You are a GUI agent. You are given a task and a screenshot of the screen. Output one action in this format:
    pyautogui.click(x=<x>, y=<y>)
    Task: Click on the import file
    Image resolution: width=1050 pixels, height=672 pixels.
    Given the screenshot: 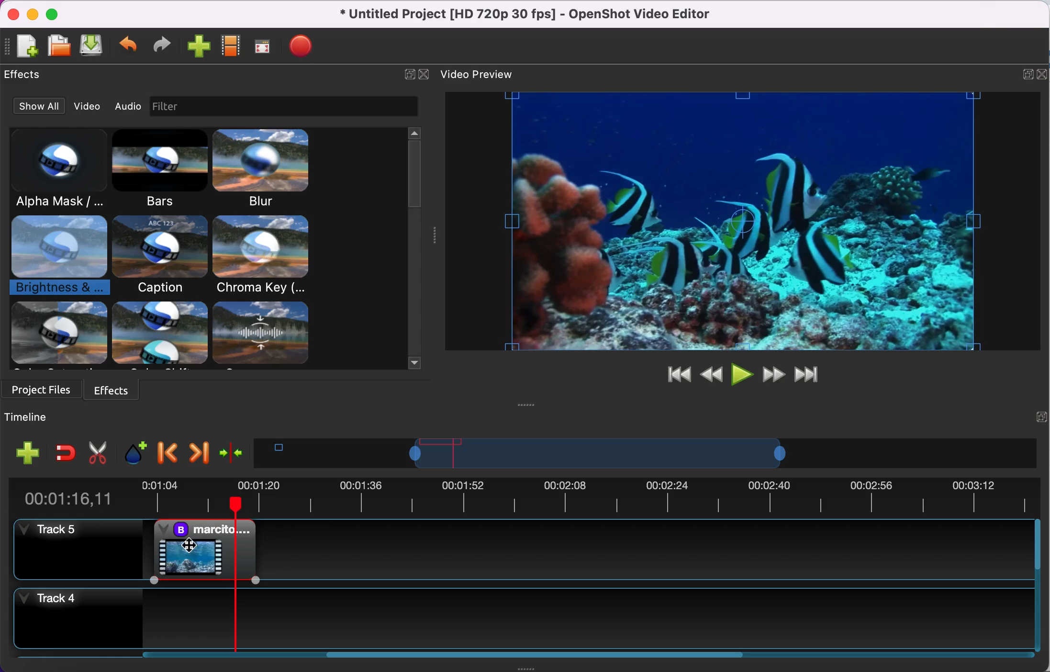 What is the action you would take?
    pyautogui.click(x=198, y=47)
    